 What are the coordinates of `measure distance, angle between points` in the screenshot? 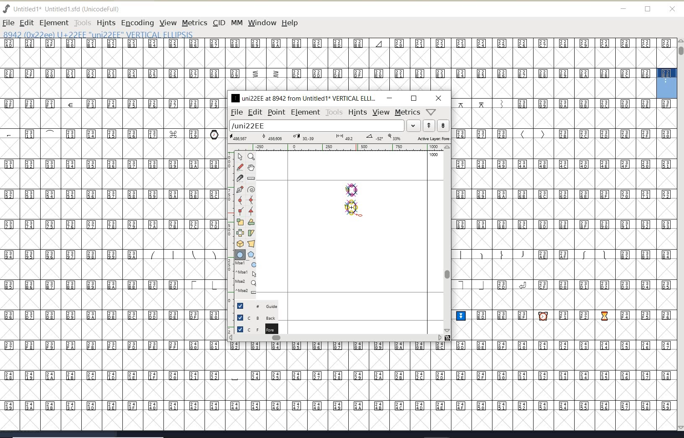 It's located at (251, 178).